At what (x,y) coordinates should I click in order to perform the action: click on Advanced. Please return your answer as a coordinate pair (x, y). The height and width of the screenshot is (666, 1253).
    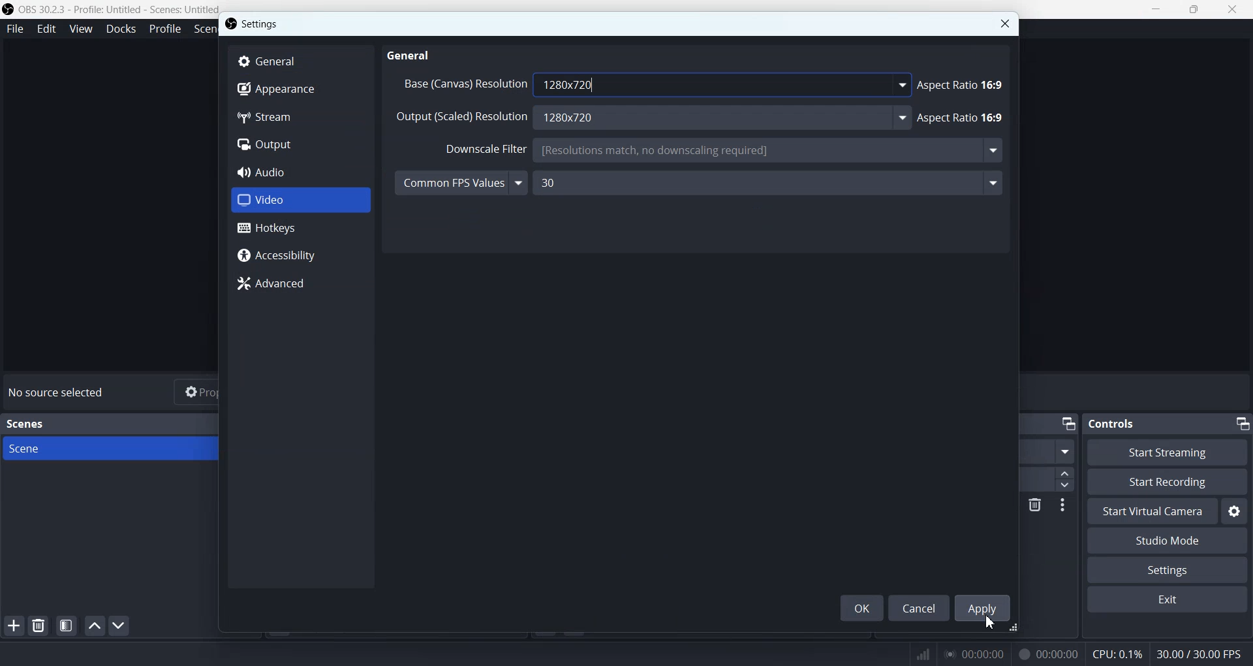
    Looking at the image, I should click on (302, 285).